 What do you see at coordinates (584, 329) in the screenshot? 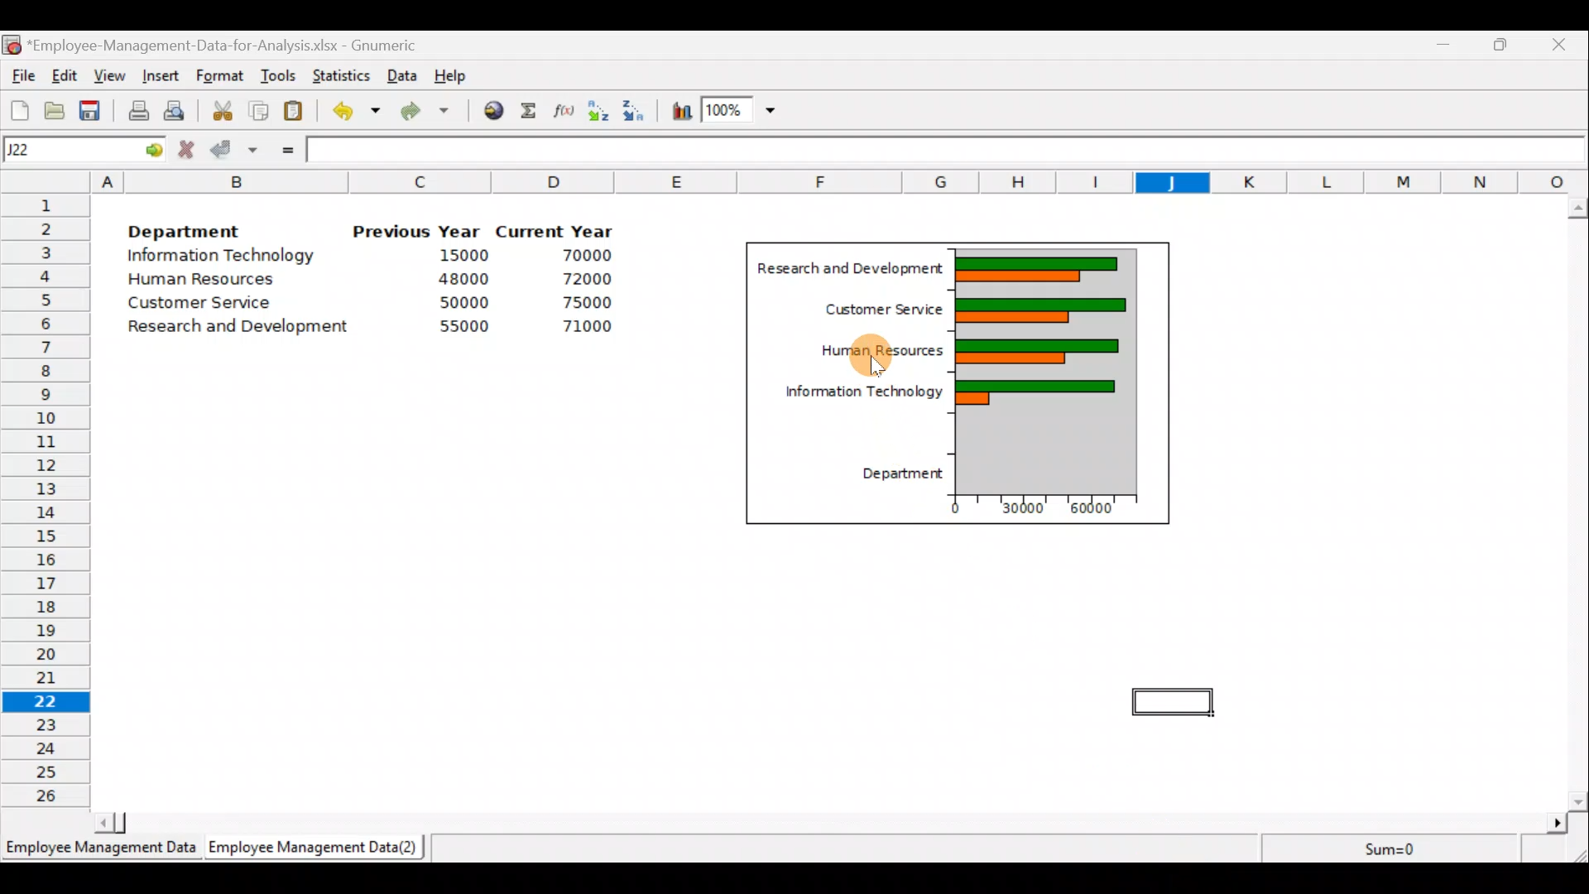
I see `71000` at bounding box center [584, 329].